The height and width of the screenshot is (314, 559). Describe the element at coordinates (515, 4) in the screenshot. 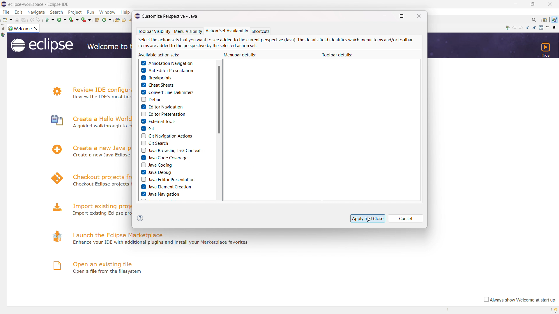

I see `minimize` at that location.